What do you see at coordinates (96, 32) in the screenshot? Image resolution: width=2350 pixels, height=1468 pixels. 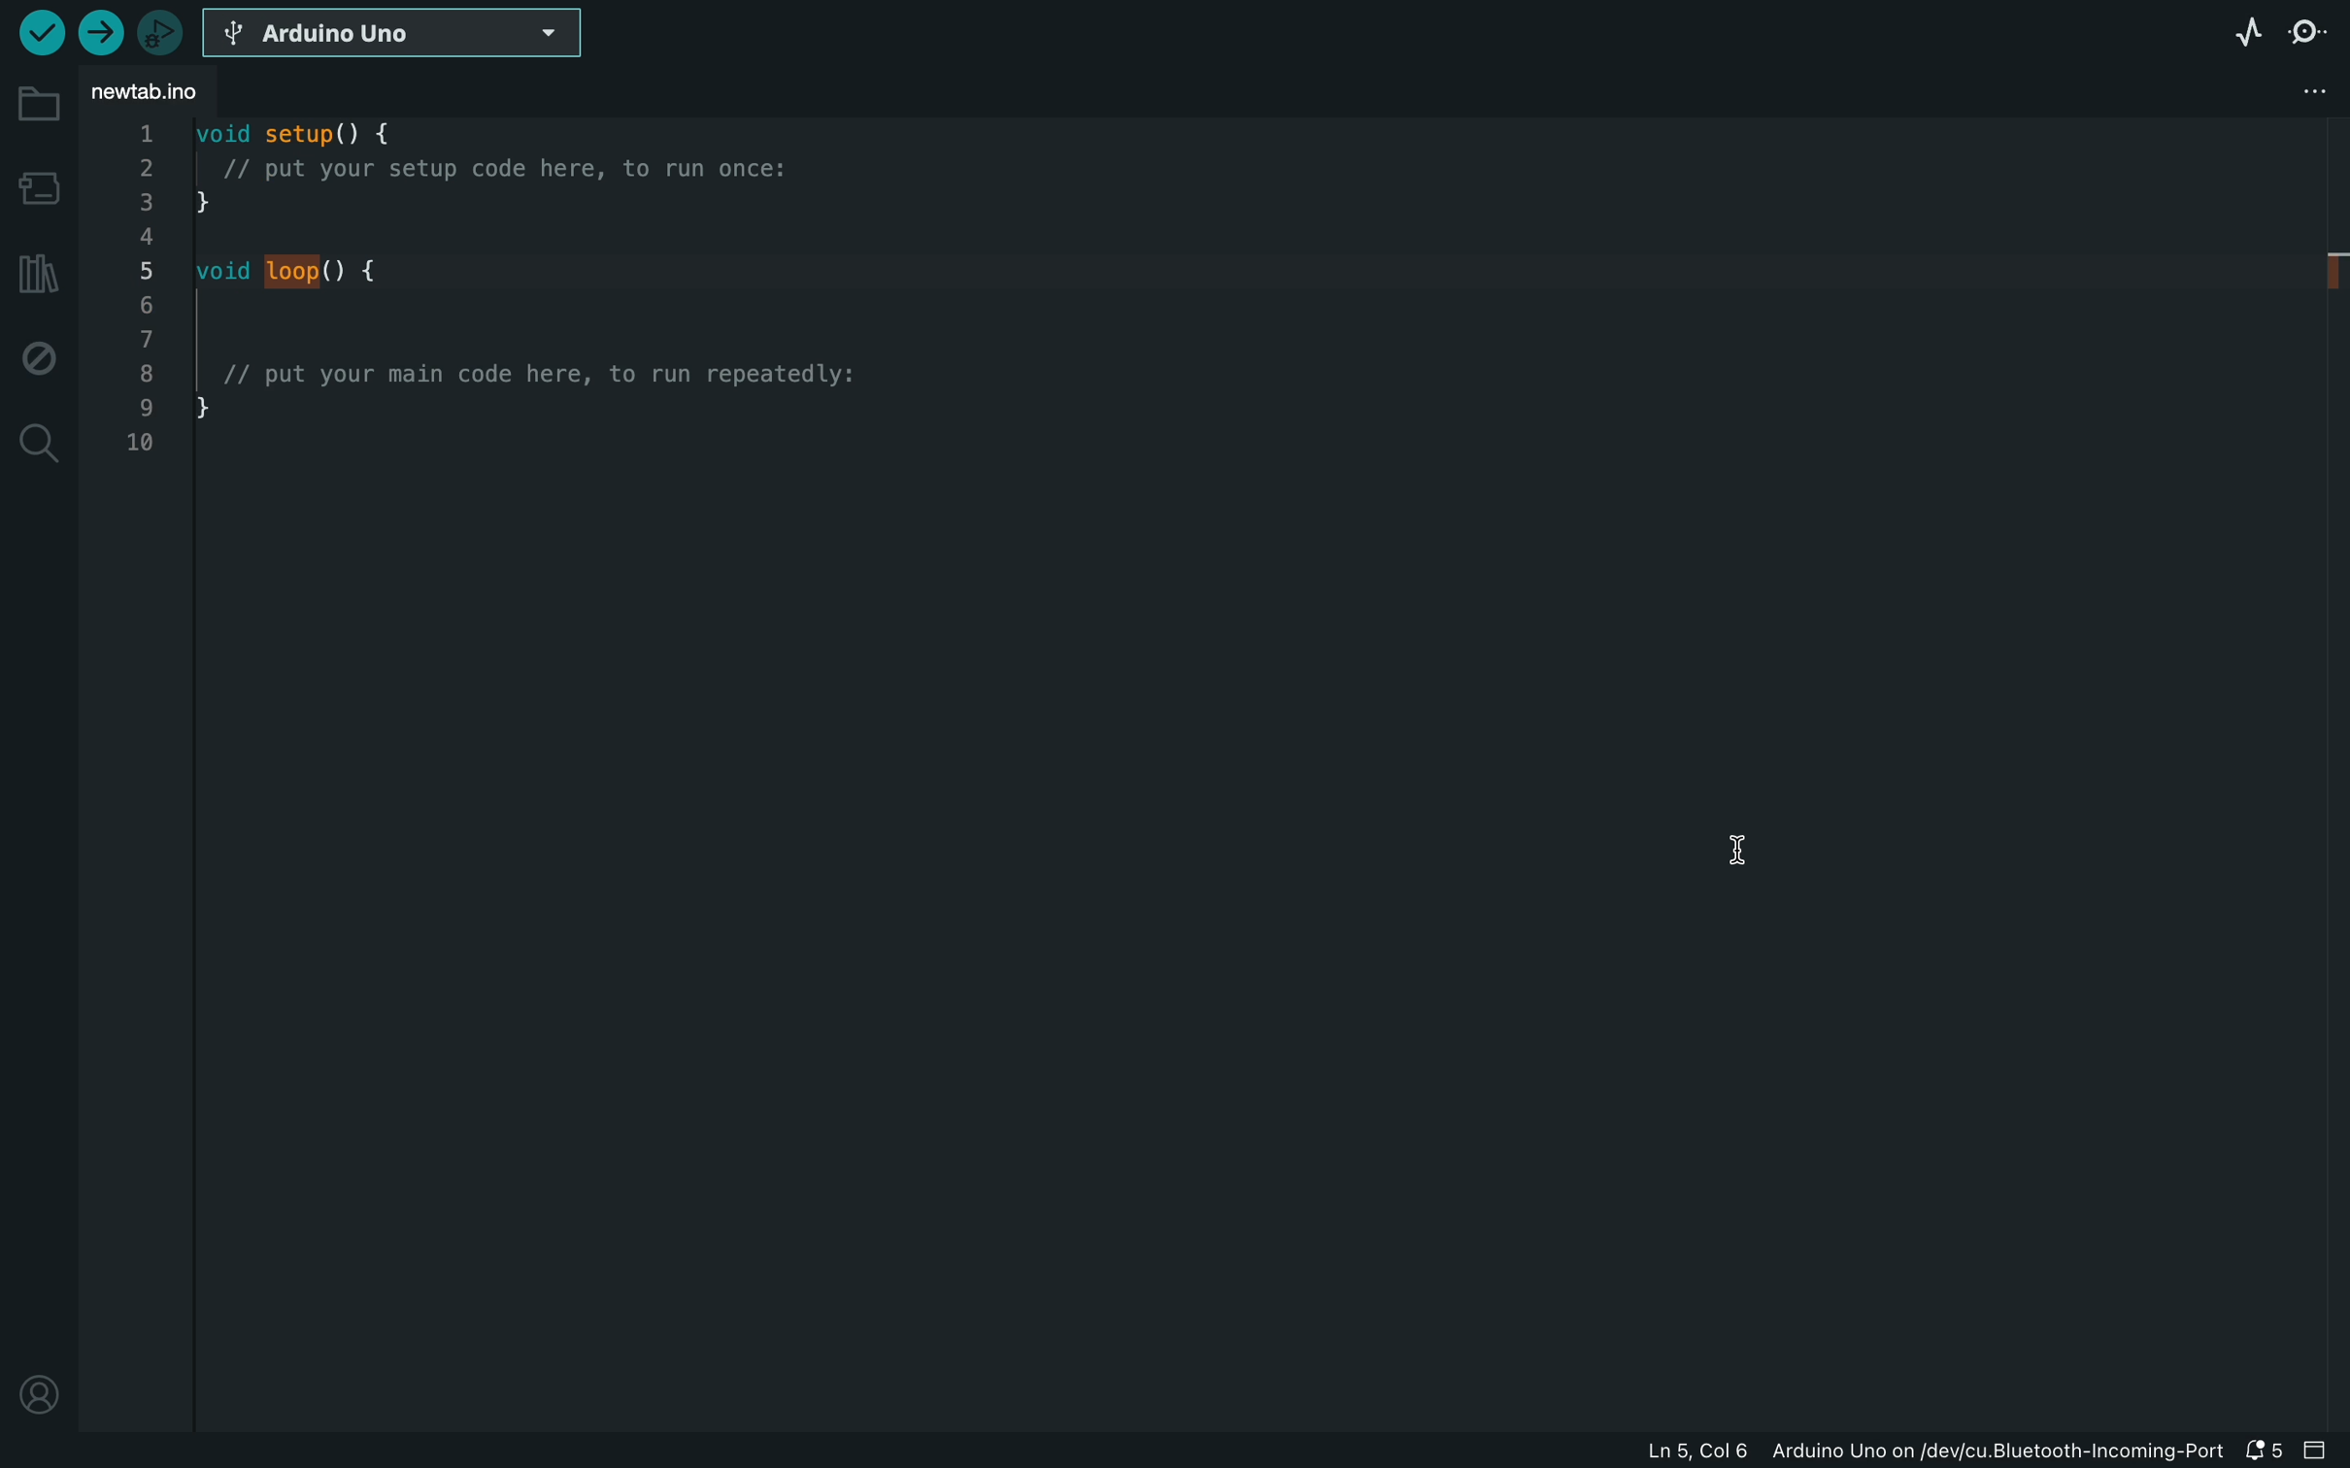 I see `upload` at bounding box center [96, 32].